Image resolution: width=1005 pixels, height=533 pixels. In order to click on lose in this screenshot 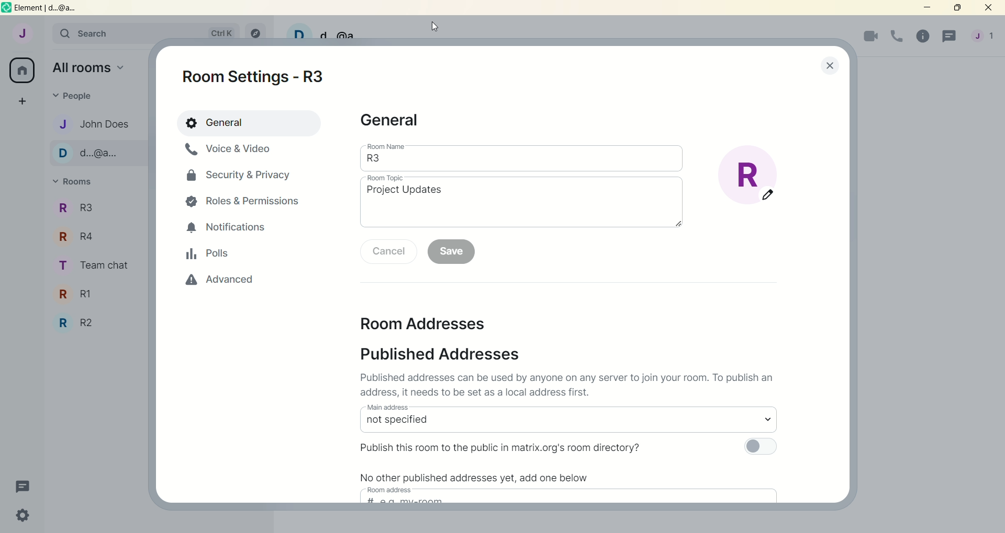, I will do `click(833, 63)`.